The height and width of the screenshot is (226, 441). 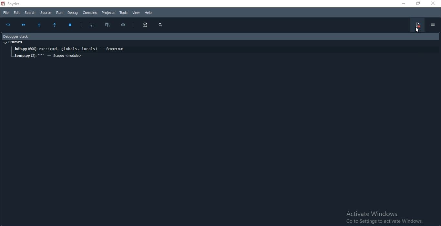 I want to click on File , so click(x=5, y=13).